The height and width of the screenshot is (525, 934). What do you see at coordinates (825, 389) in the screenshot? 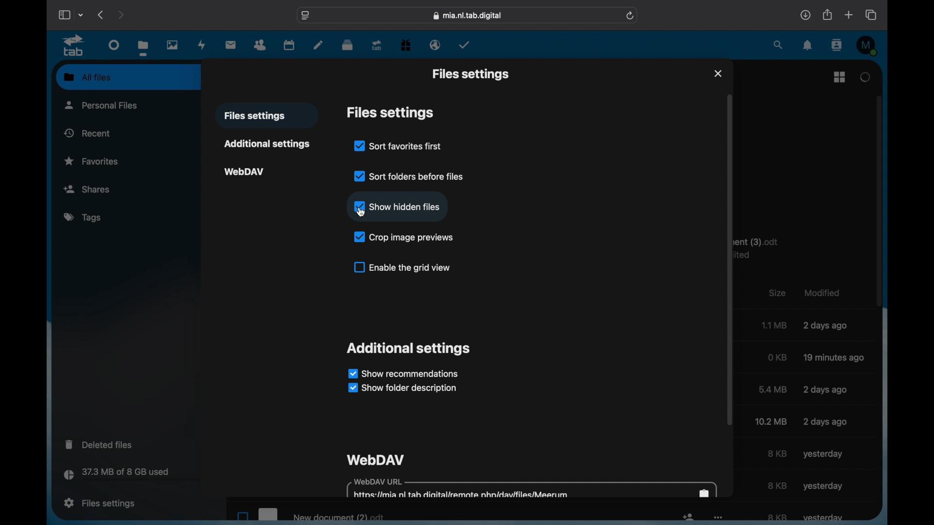
I see `modified` at bounding box center [825, 389].